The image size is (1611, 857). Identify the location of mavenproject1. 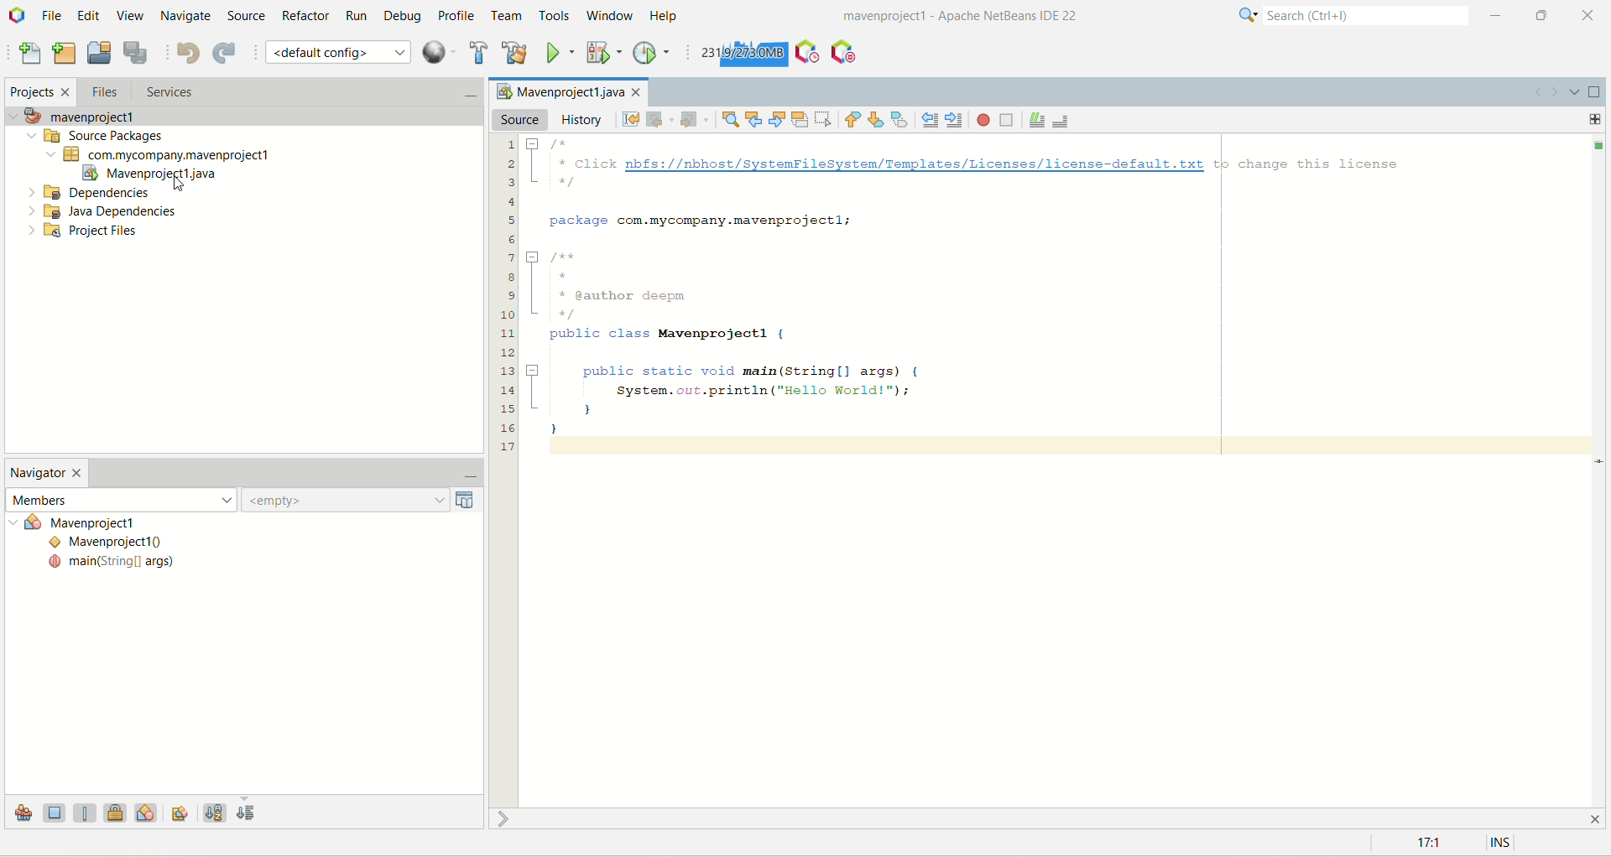
(103, 524).